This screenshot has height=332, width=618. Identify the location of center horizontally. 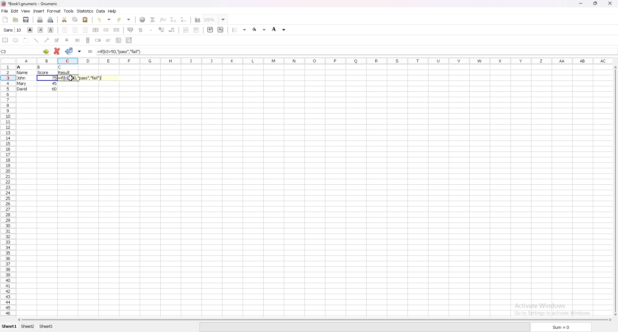
(96, 30).